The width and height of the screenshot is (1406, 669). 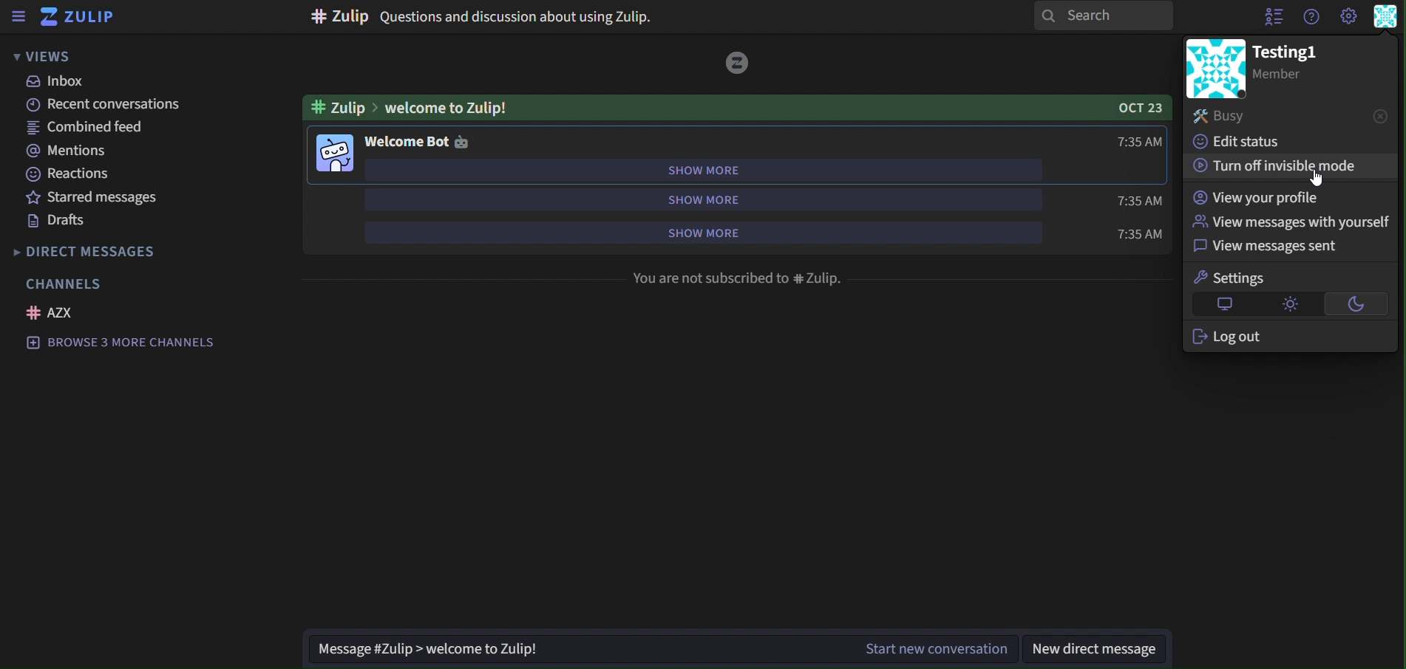 What do you see at coordinates (738, 61) in the screenshot?
I see `image` at bounding box center [738, 61].